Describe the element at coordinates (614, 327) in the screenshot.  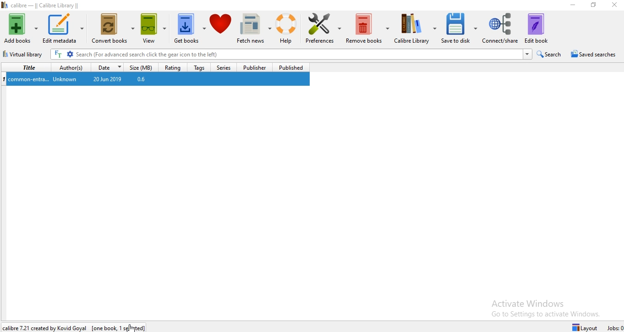
I see `Jobs: 0` at that location.